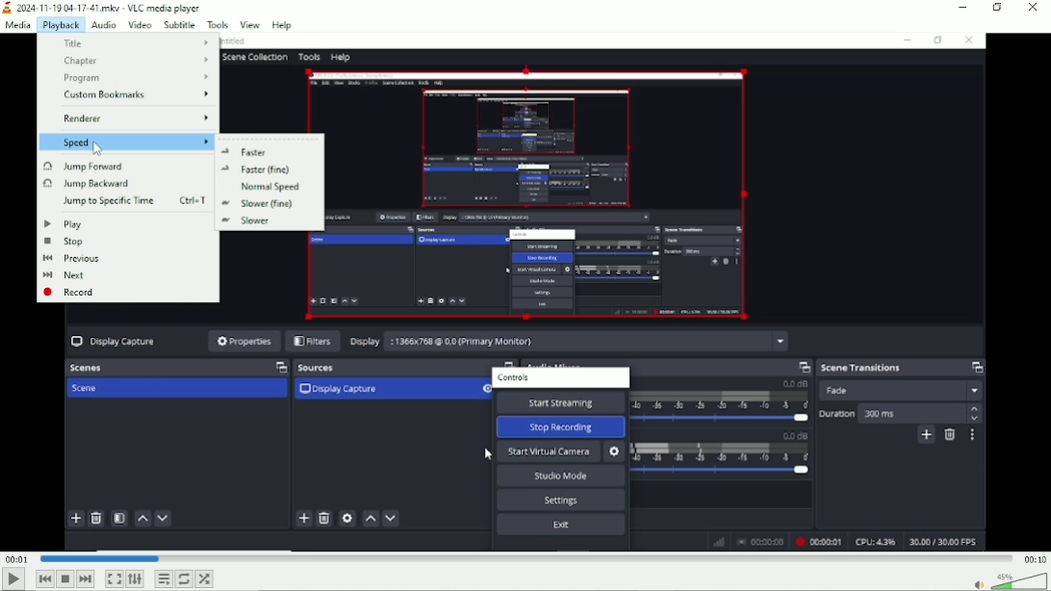 The width and height of the screenshot is (1051, 591). Describe the element at coordinates (958, 8) in the screenshot. I see `minimize` at that location.